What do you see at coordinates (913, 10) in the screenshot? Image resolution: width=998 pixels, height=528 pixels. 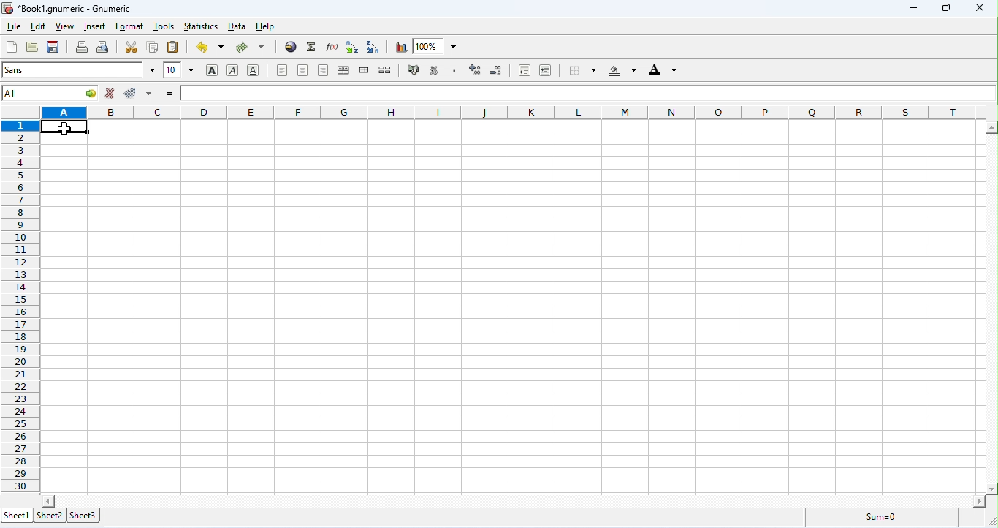 I see `minimize` at bounding box center [913, 10].